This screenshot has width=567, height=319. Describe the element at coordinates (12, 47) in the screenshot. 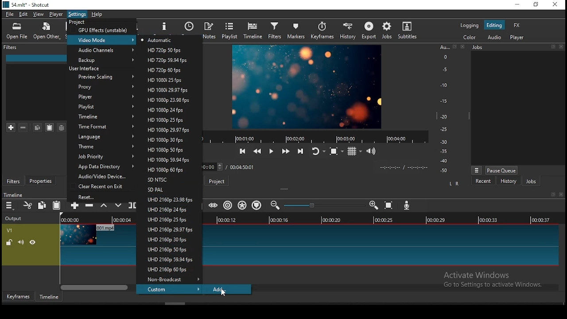

I see `Filter` at that location.